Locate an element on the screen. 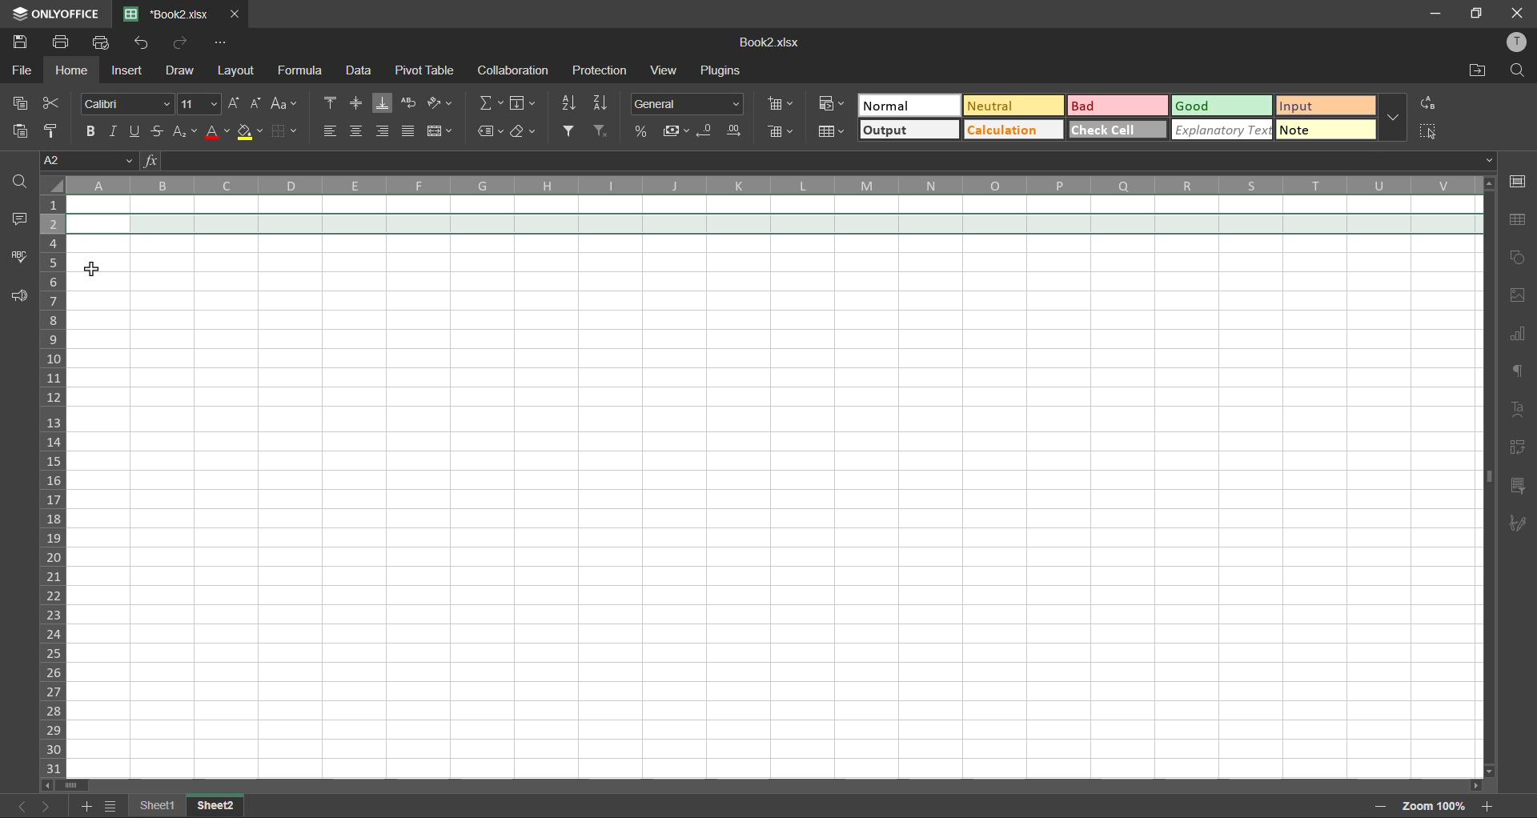 This screenshot has width=1537, height=818. align right is located at coordinates (383, 132).